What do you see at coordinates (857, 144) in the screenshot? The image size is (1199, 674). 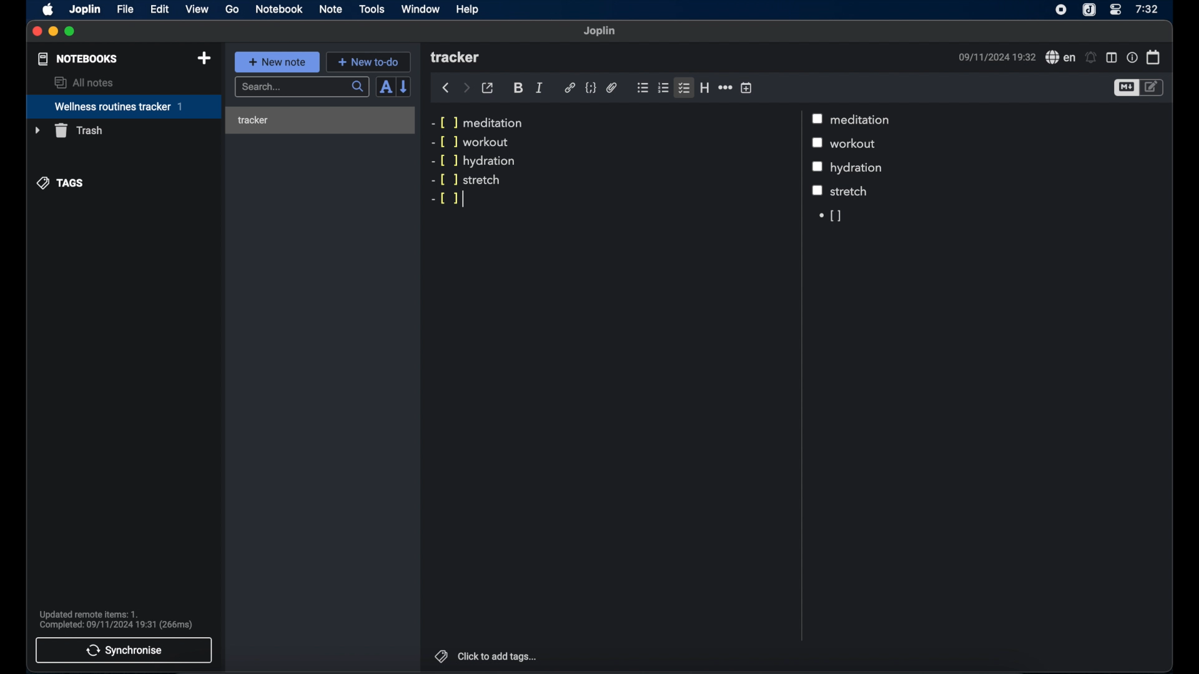 I see `workout` at bounding box center [857, 144].